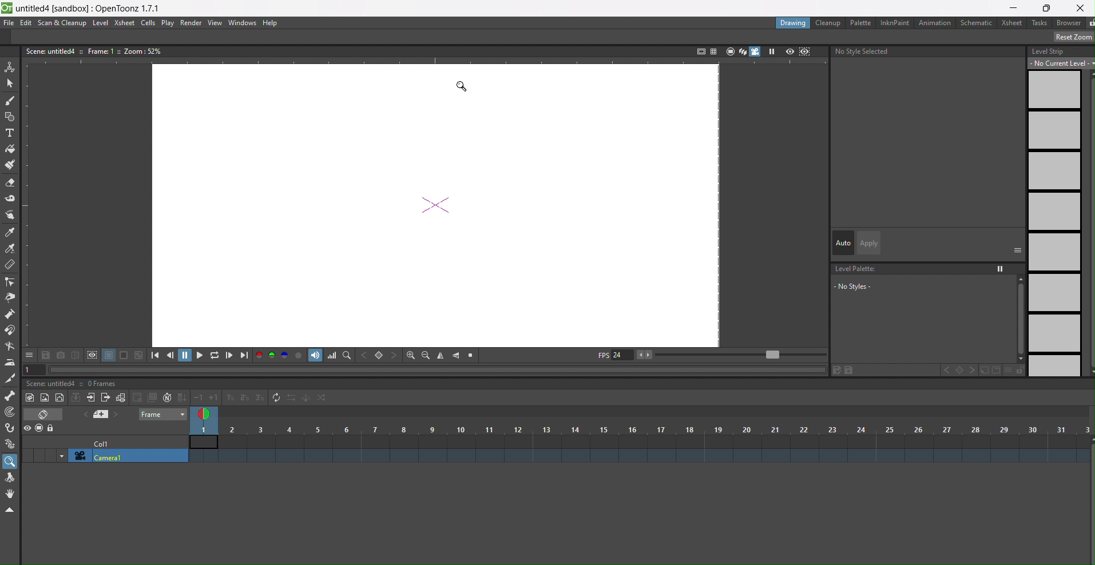  I want to click on reset position, so click(1069, 37).